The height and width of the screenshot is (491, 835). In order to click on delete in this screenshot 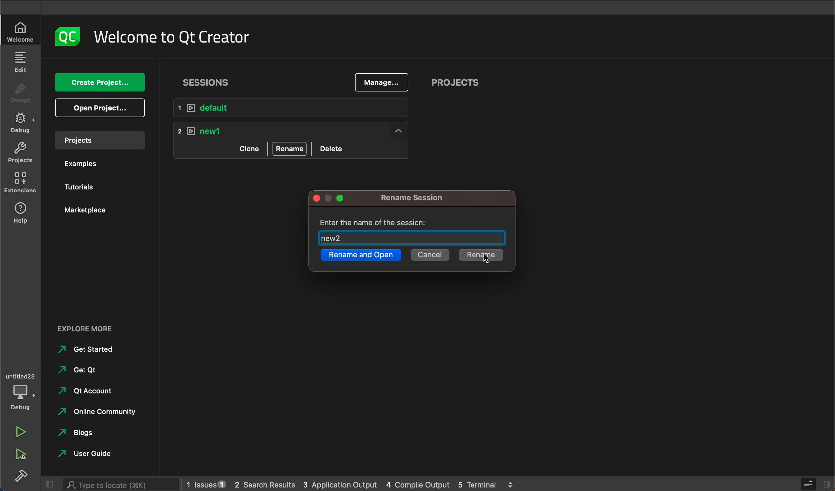, I will do `click(333, 147)`.